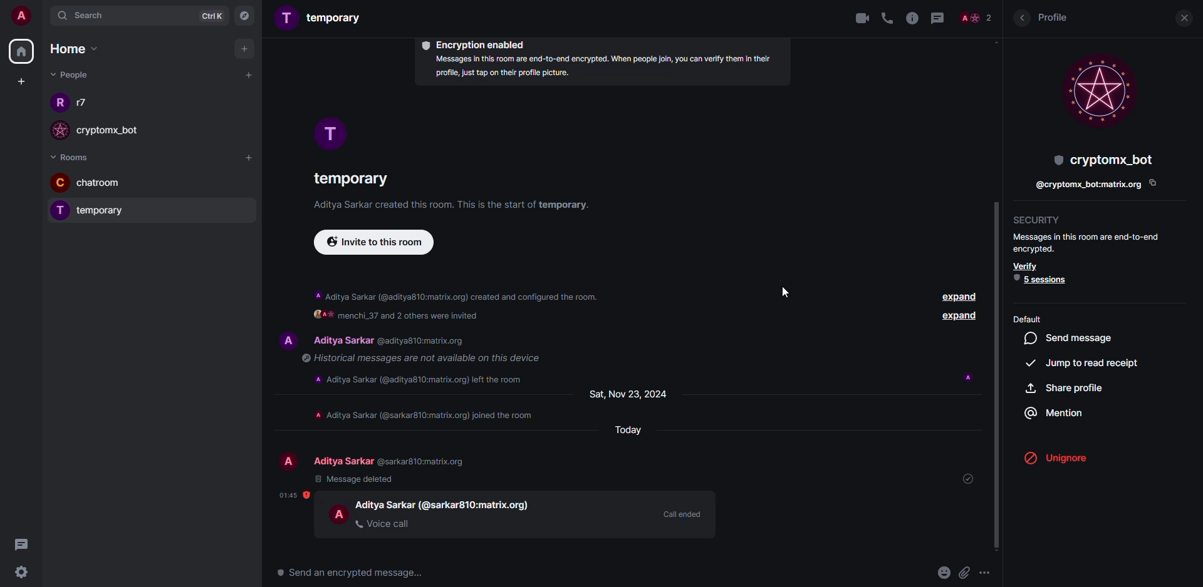 This screenshot has width=1203, height=587. I want to click on info, so click(1088, 242).